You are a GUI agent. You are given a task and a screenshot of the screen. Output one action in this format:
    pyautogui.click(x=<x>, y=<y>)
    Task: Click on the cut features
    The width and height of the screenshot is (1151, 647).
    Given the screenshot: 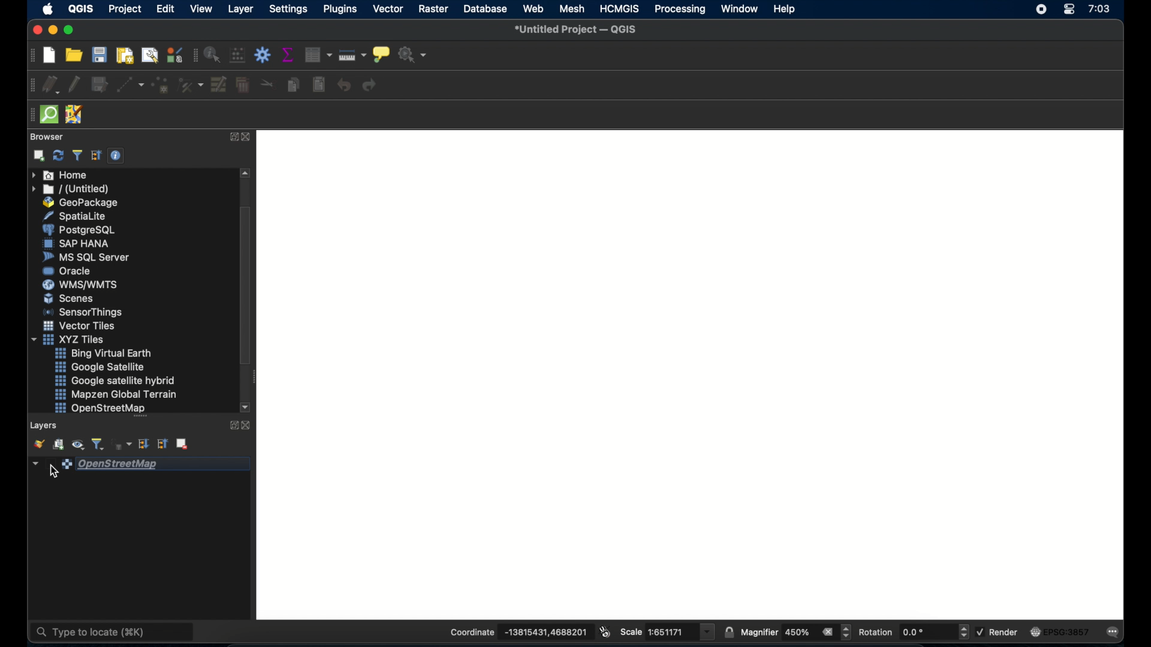 What is the action you would take?
    pyautogui.click(x=267, y=83)
    